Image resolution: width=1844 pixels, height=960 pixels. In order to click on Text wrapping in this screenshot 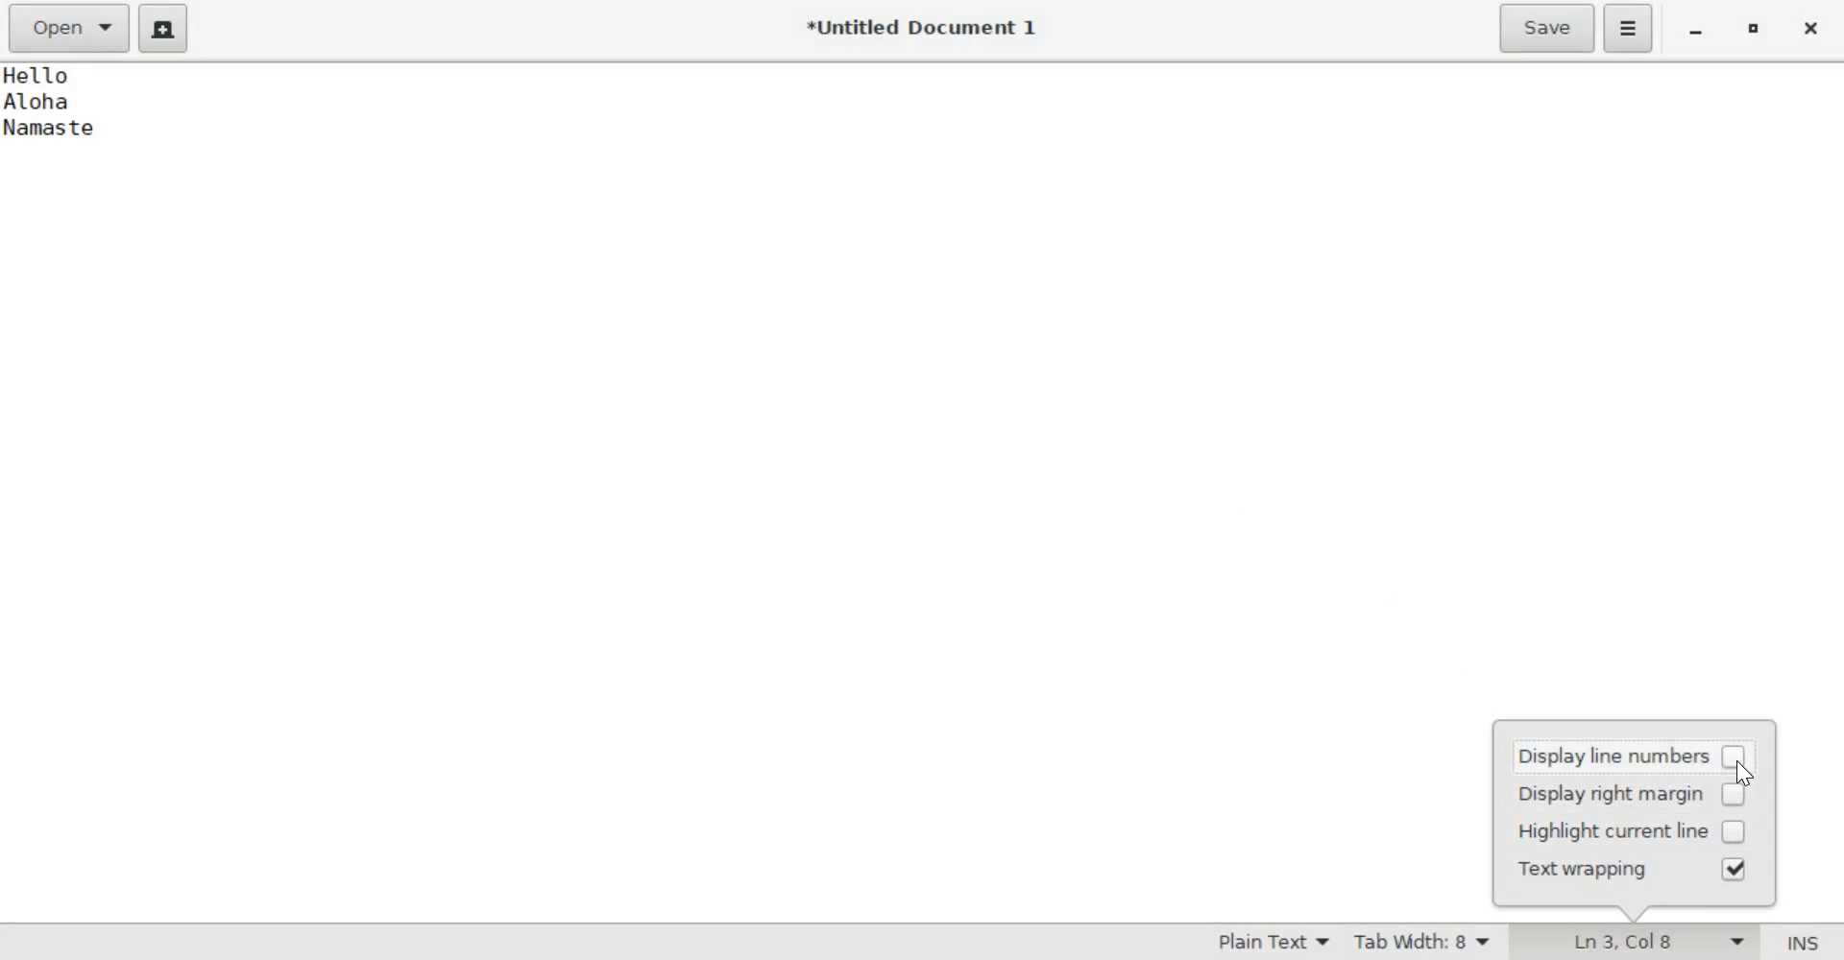, I will do `click(1597, 873)`.